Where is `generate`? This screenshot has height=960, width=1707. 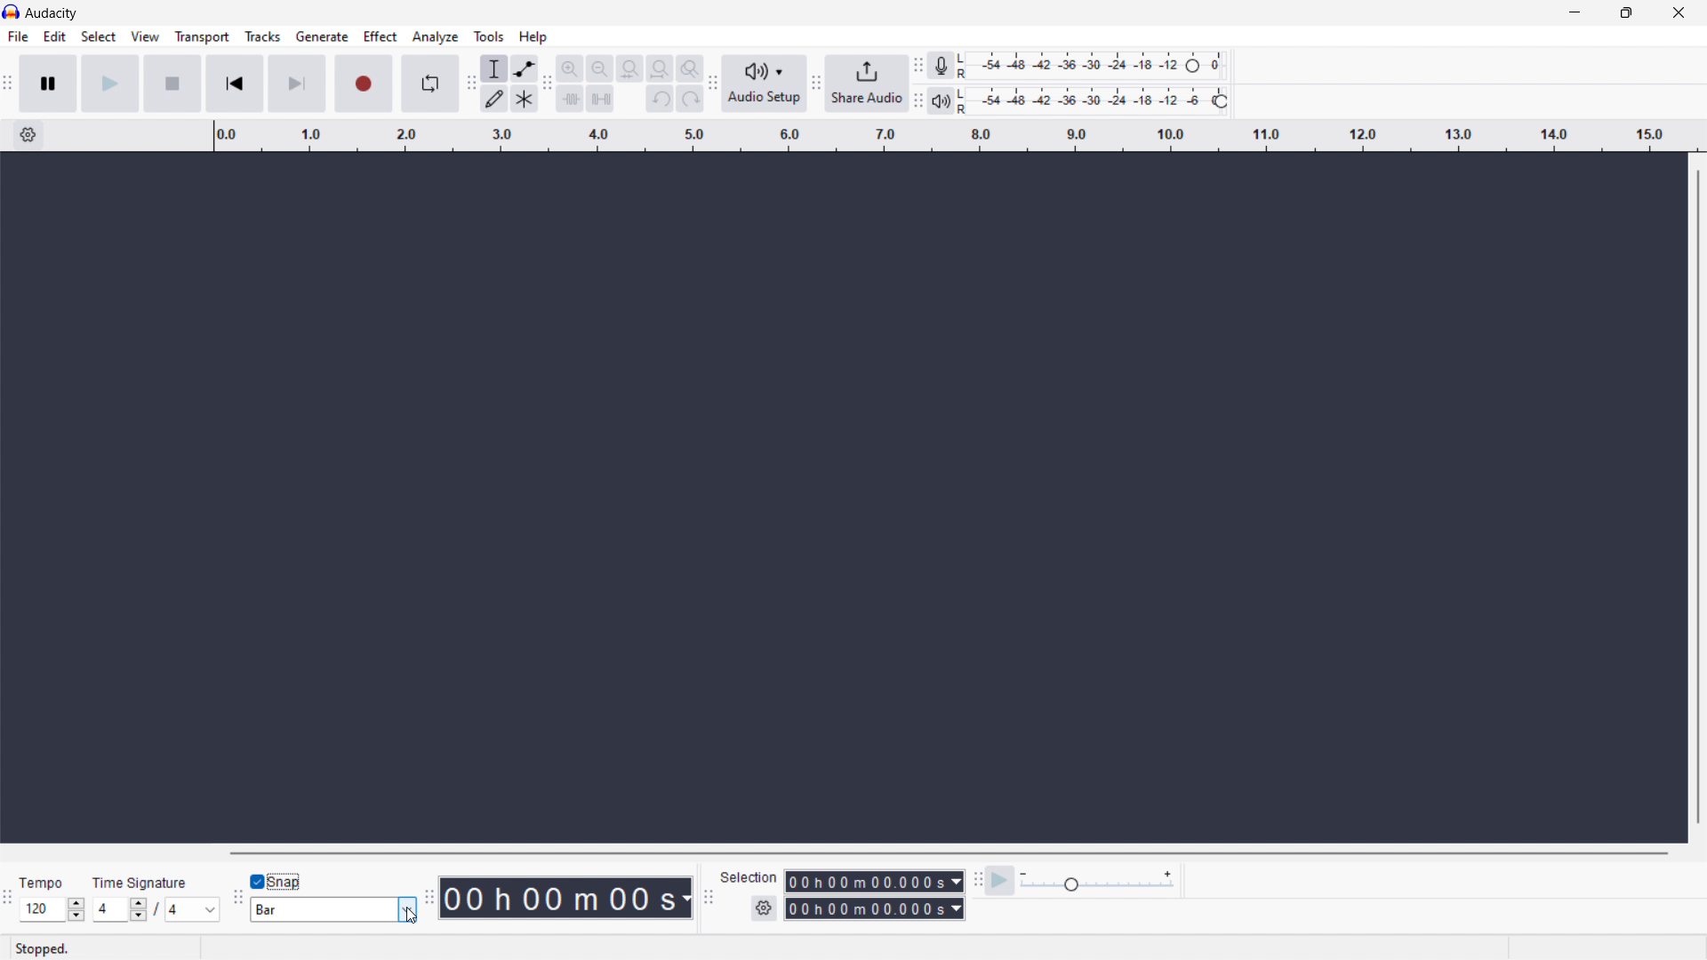
generate is located at coordinates (323, 37).